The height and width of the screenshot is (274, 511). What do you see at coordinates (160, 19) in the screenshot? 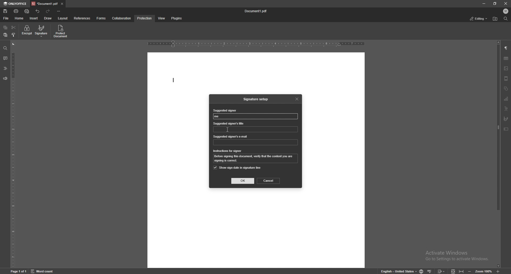
I see `view` at bounding box center [160, 19].